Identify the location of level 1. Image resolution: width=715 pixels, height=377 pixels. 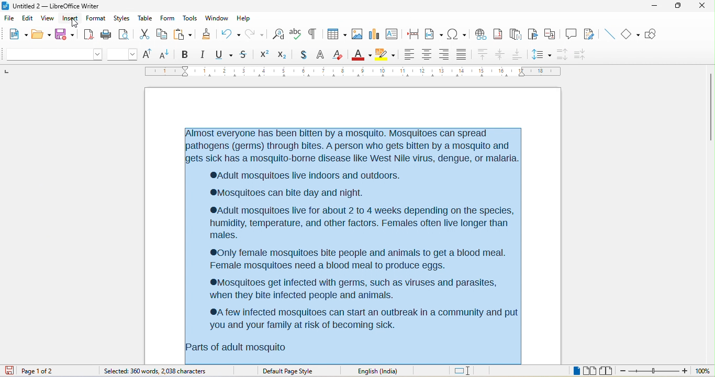
(535, 372).